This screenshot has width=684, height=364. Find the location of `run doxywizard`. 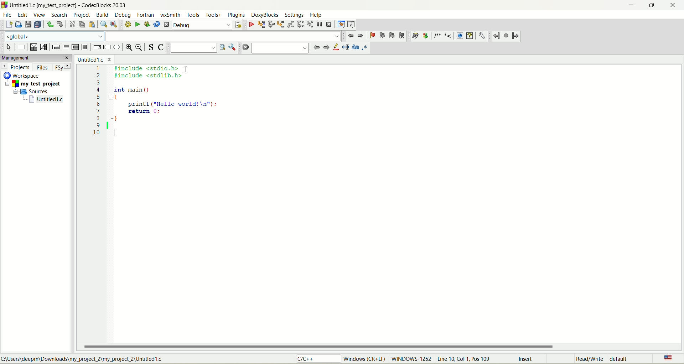

run doxywizard is located at coordinates (416, 35).